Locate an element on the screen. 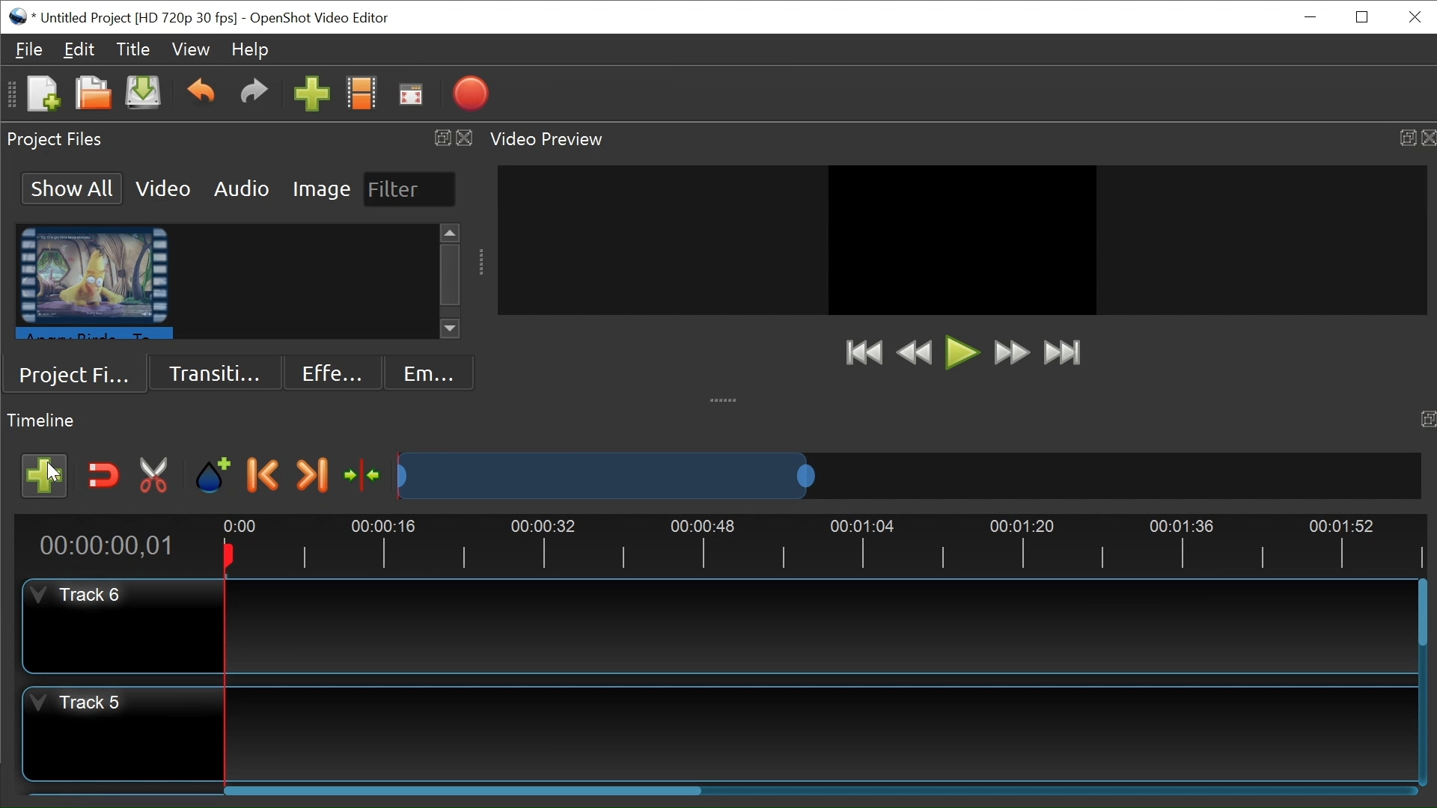 This screenshot has height=808, width=1437. Video is located at coordinates (163, 188).